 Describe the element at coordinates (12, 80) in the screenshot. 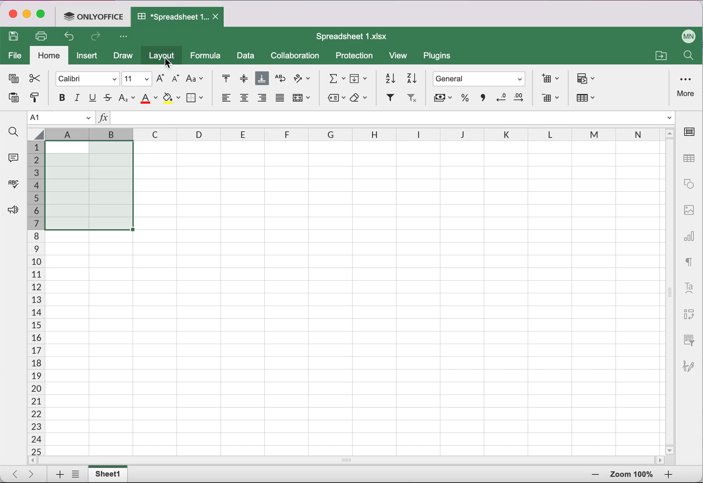

I see `copy` at that location.